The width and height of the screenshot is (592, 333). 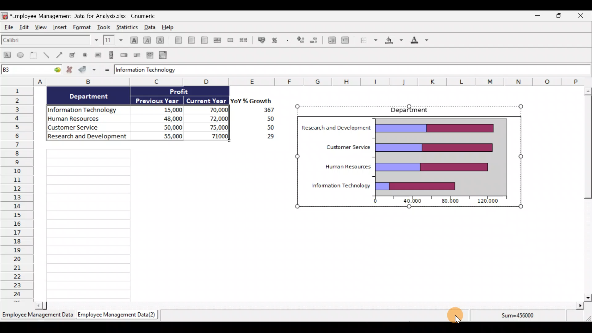 What do you see at coordinates (150, 54) in the screenshot?
I see `Create a list` at bounding box center [150, 54].